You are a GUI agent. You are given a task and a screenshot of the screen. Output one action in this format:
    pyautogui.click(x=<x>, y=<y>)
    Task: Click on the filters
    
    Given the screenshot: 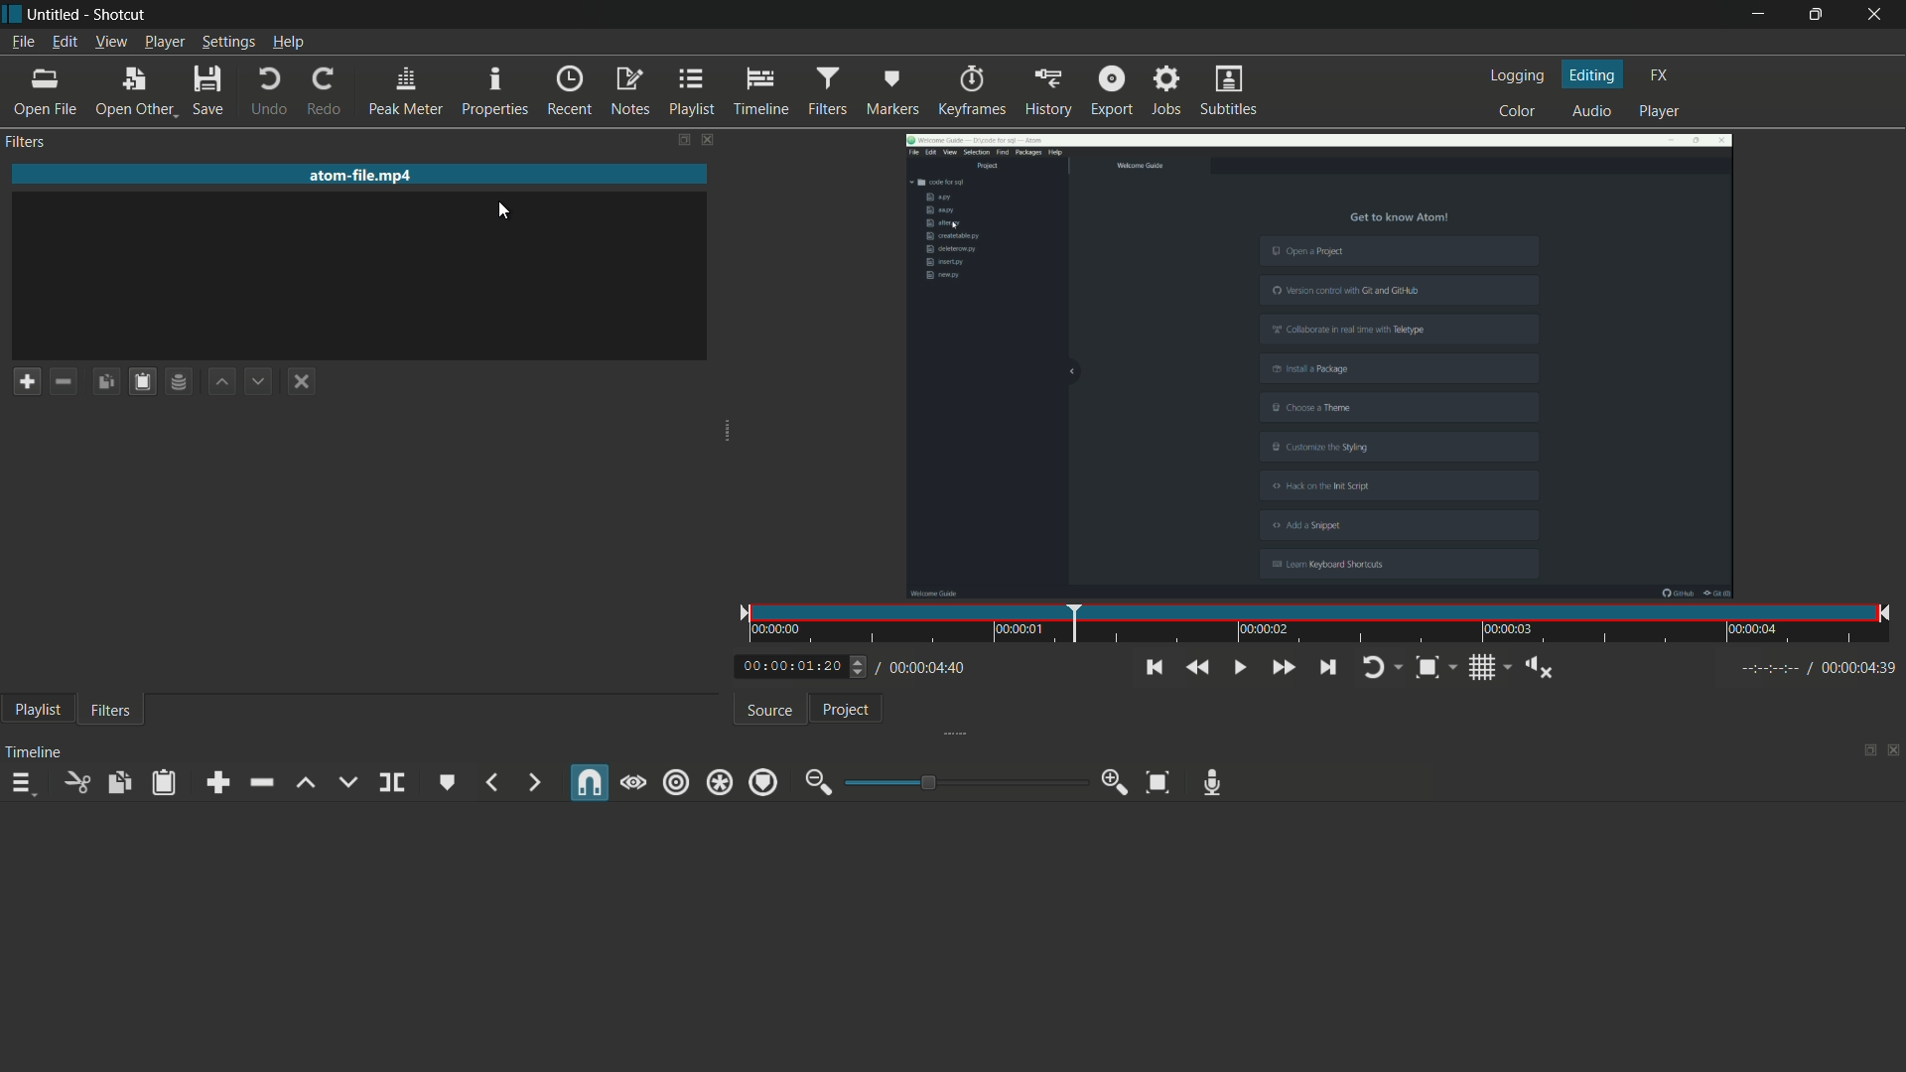 What is the action you would take?
    pyautogui.click(x=109, y=712)
    